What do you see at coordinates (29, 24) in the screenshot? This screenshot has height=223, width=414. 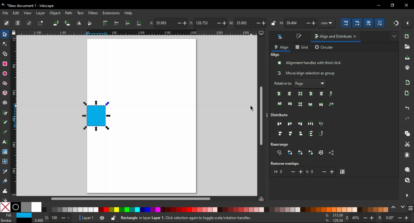 I see `deselect` at bounding box center [29, 24].